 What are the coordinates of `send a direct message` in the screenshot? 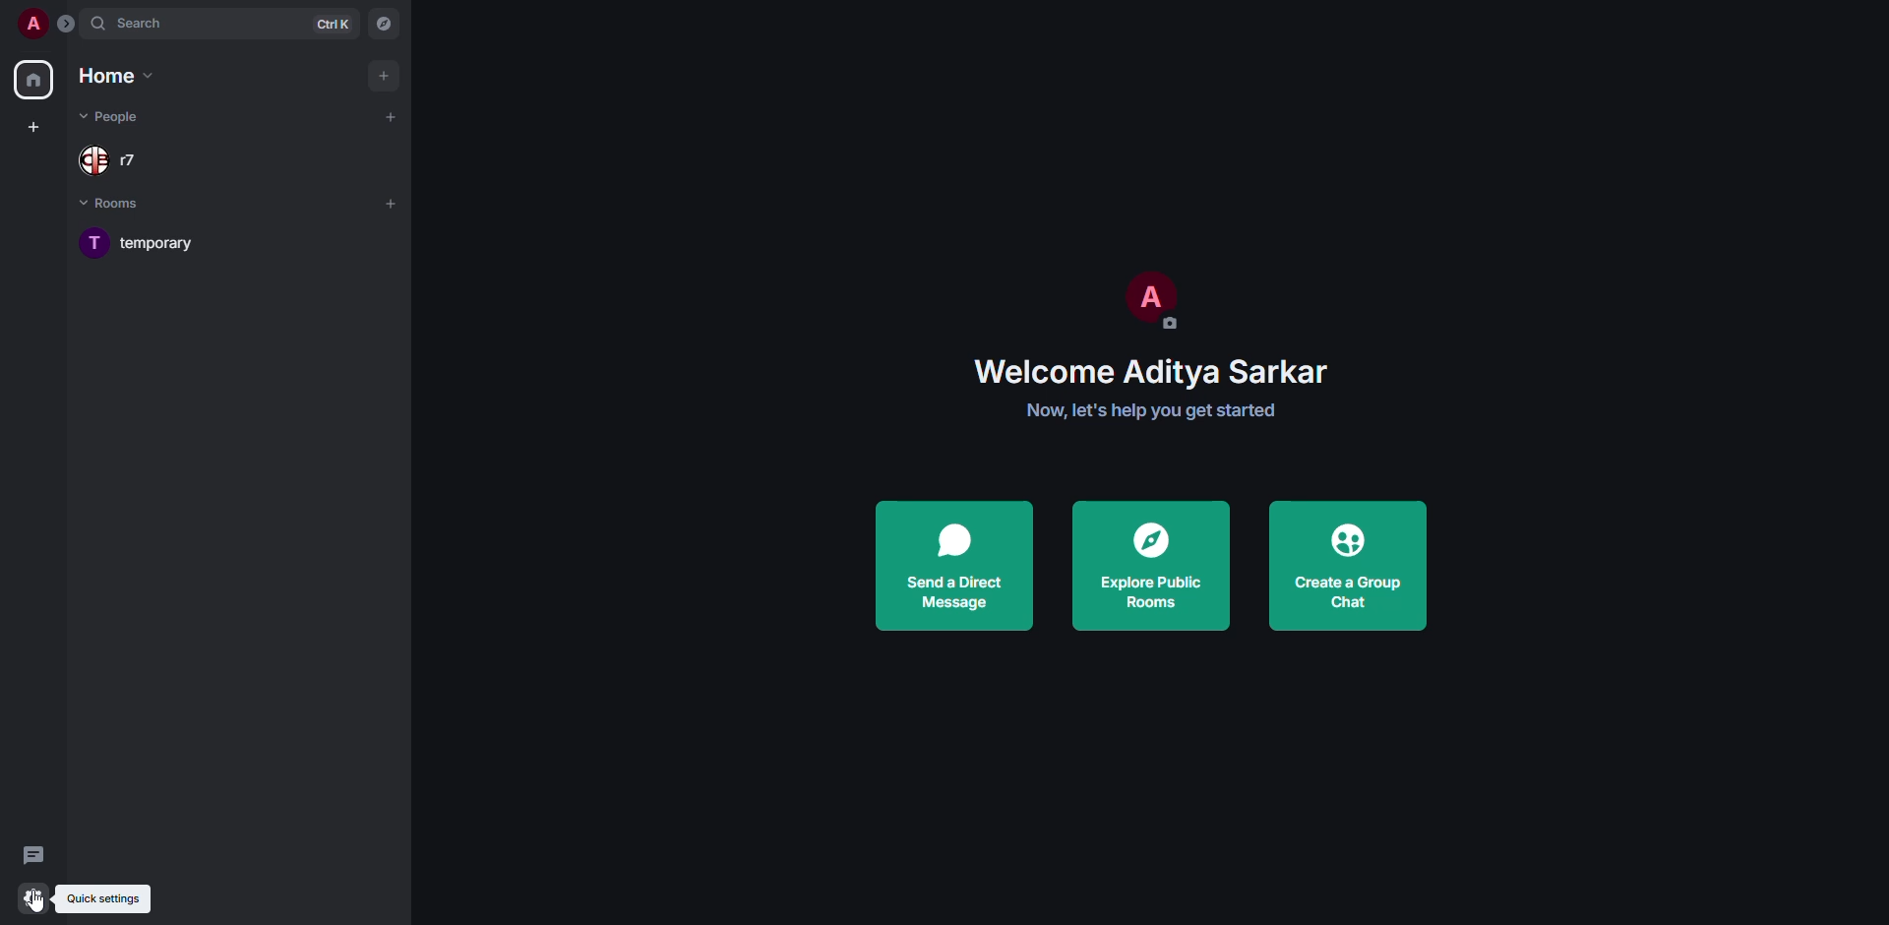 It's located at (960, 565).